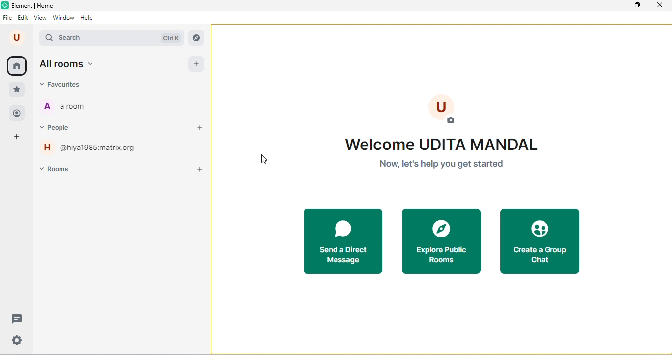 Image resolution: width=672 pixels, height=355 pixels. Describe the element at coordinates (200, 128) in the screenshot. I see `start a chat` at that location.